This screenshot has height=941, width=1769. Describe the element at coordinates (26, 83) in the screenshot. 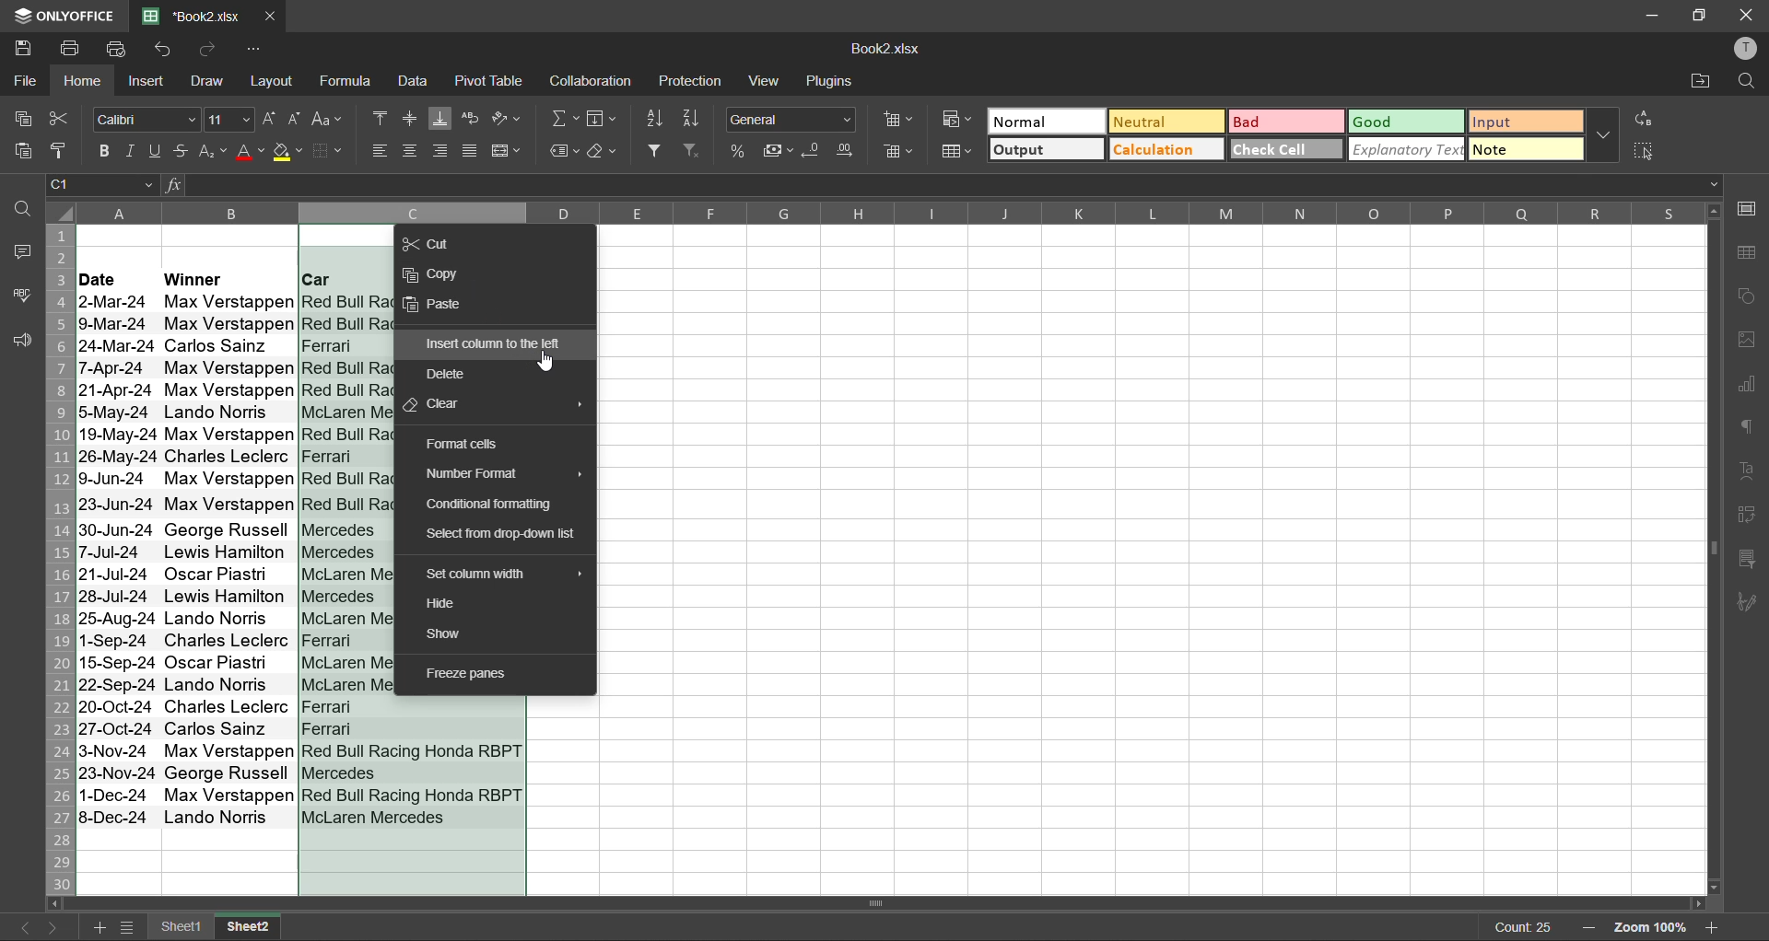

I see `file` at that location.